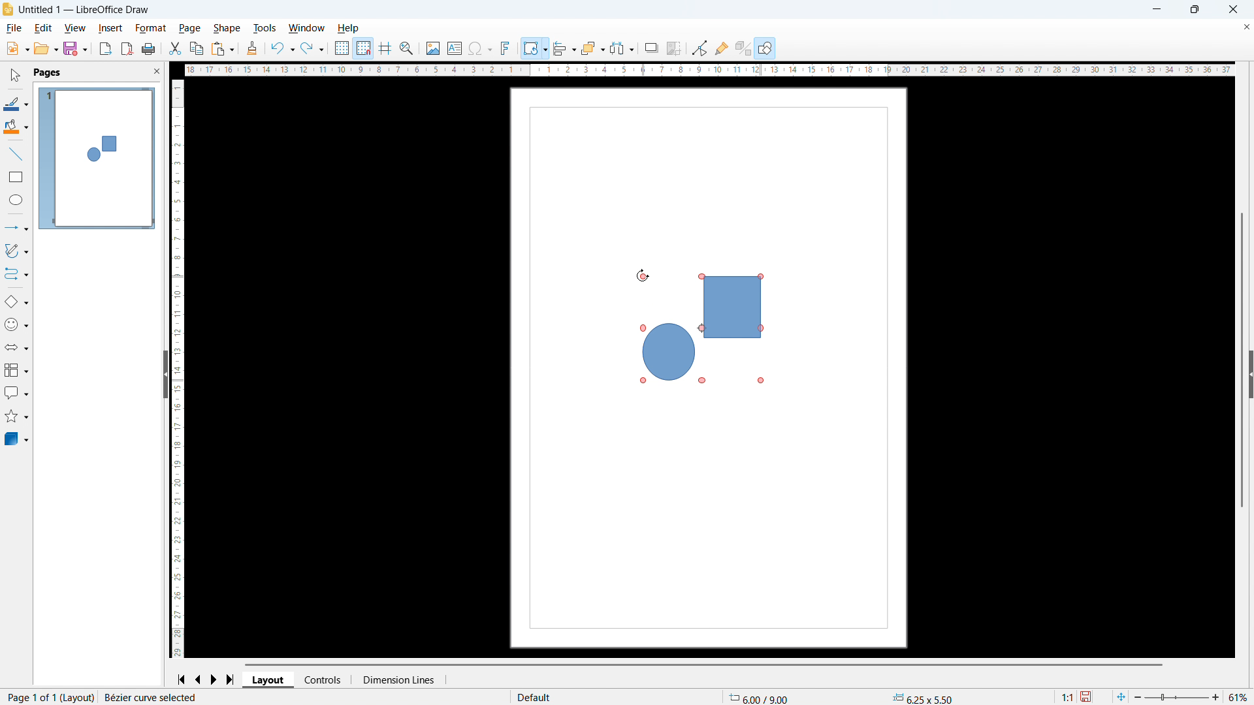  I want to click on Edit , so click(44, 29).